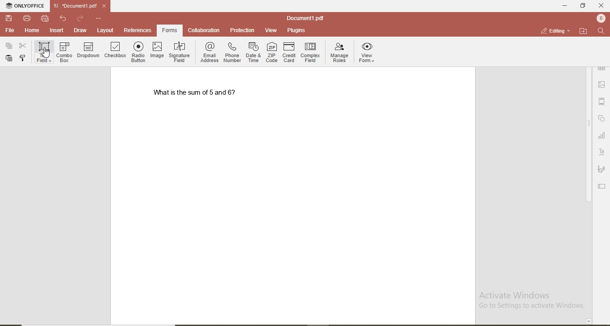 This screenshot has width=610, height=326. What do you see at coordinates (44, 51) in the screenshot?
I see `text field` at bounding box center [44, 51].